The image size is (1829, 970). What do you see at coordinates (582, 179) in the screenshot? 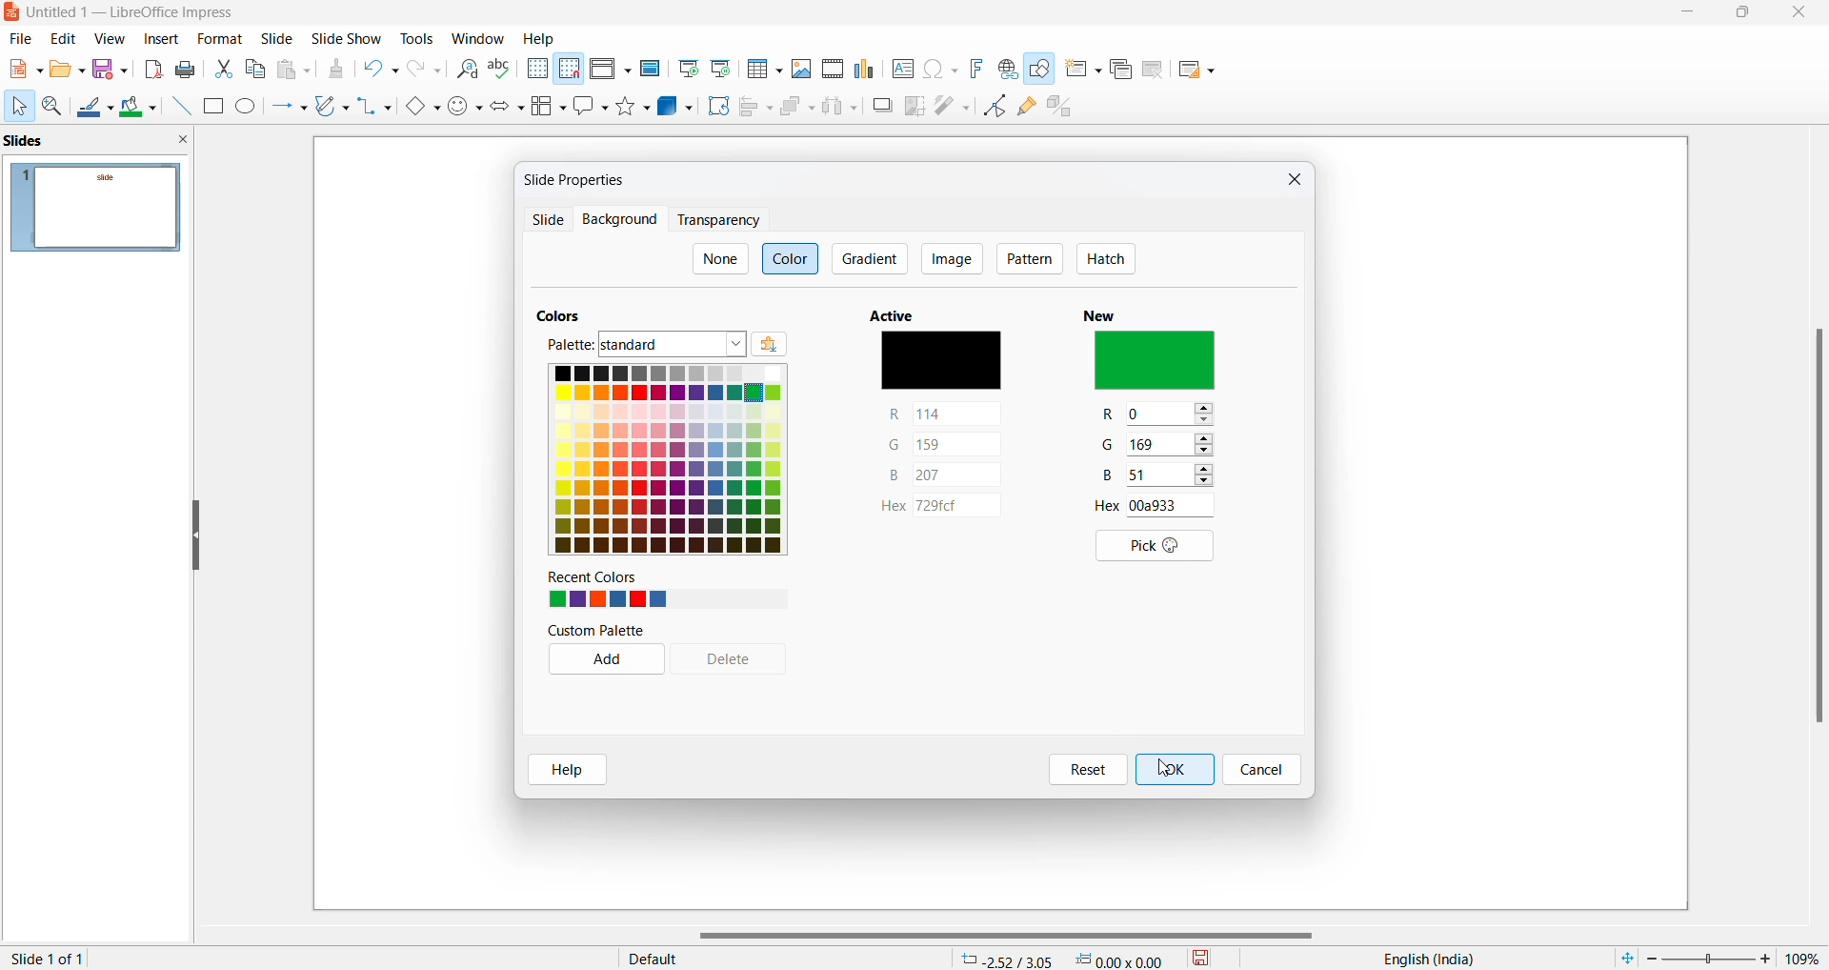
I see `dialog box heading` at bounding box center [582, 179].